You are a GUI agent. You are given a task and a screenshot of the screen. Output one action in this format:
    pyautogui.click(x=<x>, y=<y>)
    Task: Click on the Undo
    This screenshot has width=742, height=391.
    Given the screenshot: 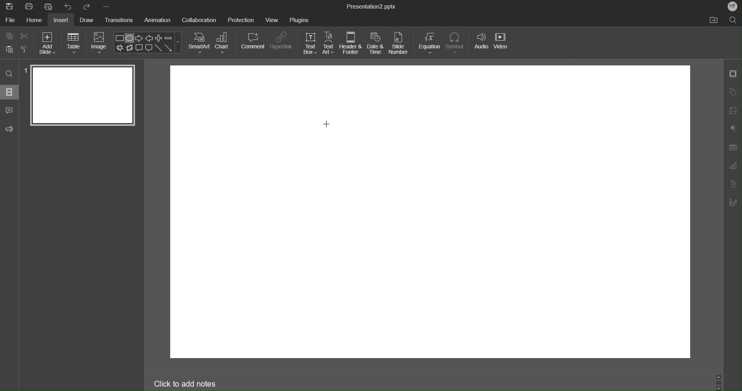 What is the action you would take?
    pyautogui.click(x=70, y=7)
    